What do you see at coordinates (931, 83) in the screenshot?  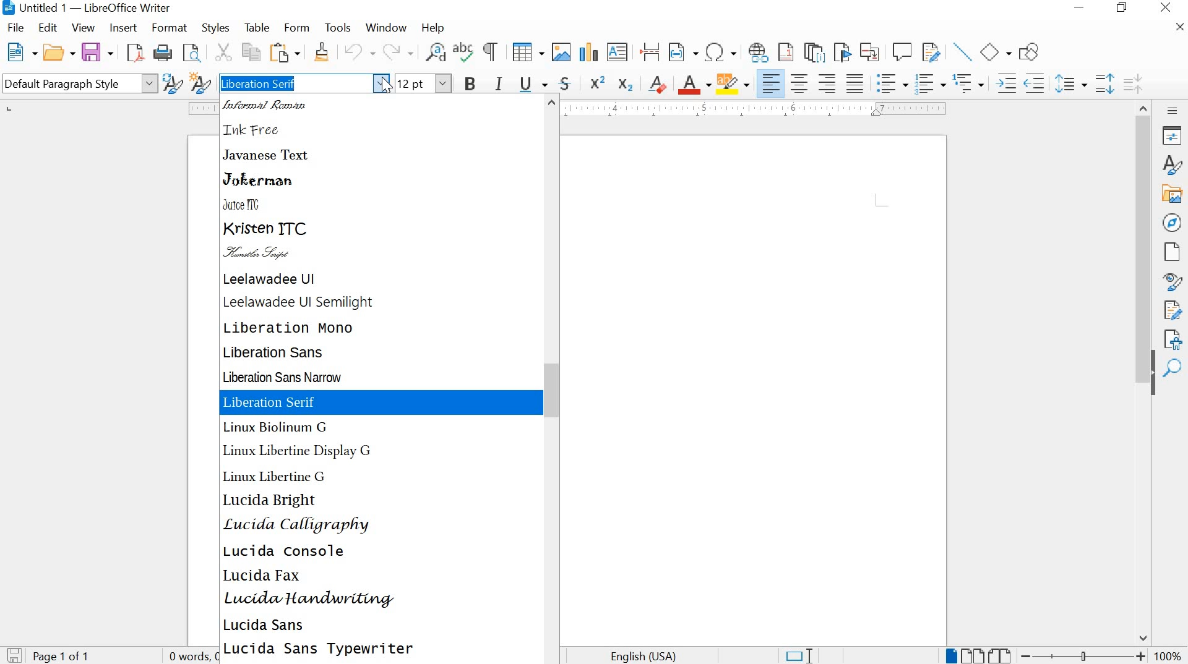 I see `TOGGLE ORDERED LIST` at bounding box center [931, 83].